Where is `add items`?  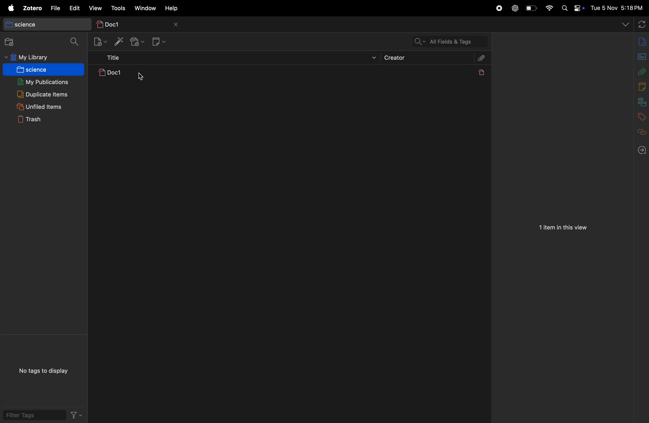 add items is located at coordinates (117, 41).